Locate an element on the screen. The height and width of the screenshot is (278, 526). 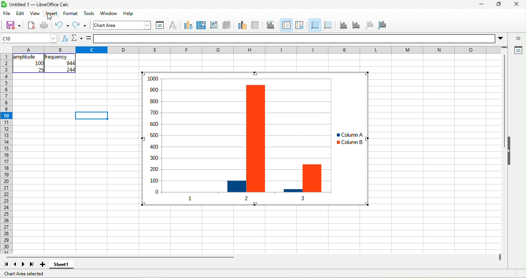
3d view is located at coordinates (227, 25).